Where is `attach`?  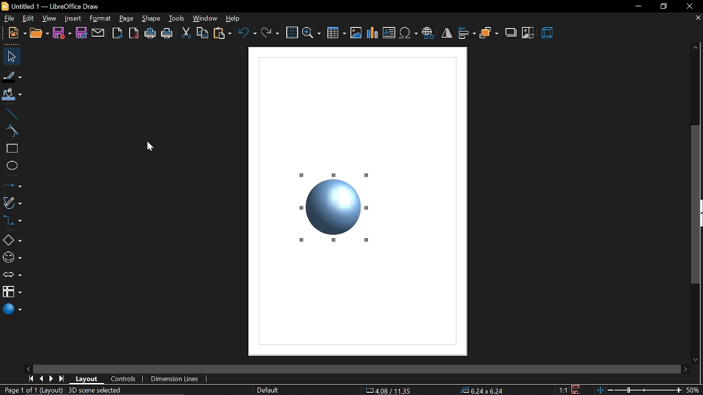
attach is located at coordinates (98, 33).